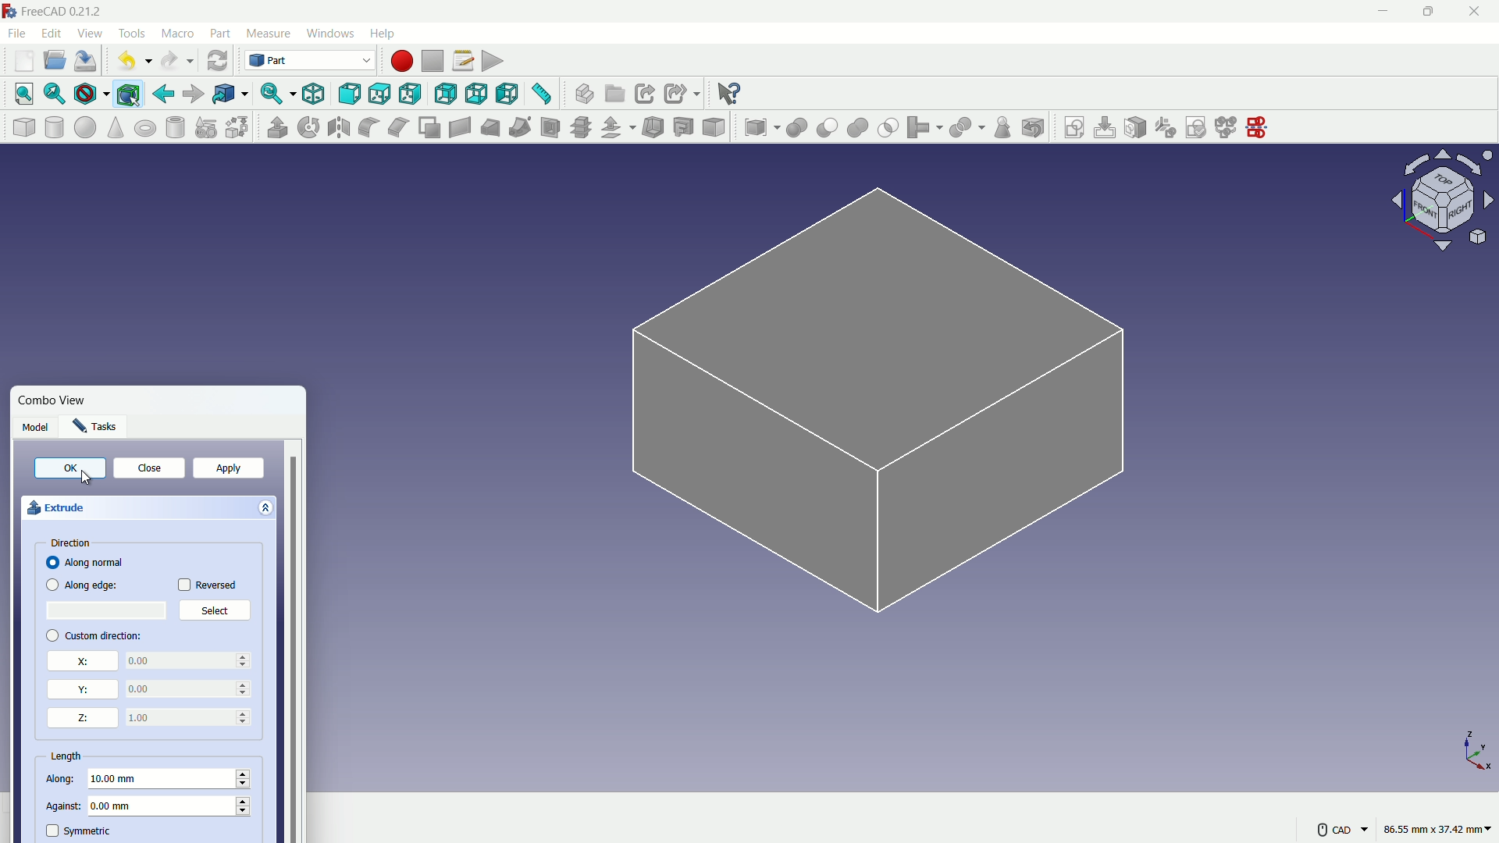  I want to click on color per face, so click(715, 127).